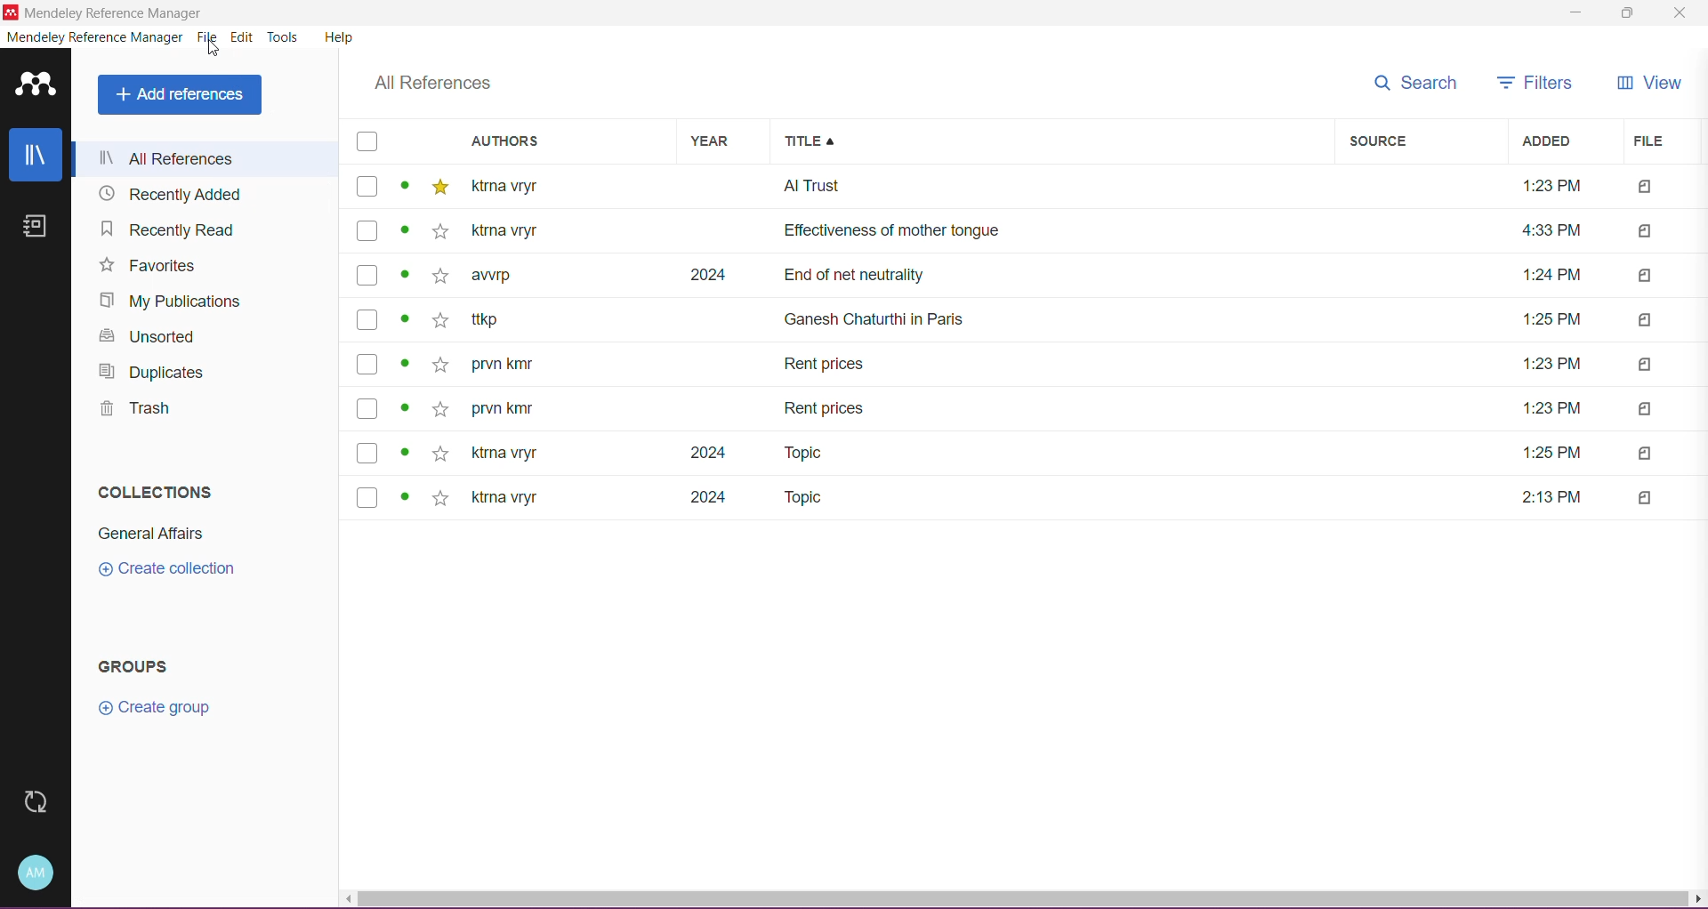 This screenshot has height=909, width=1708. I want to click on Files Attached, so click(1662, 341).